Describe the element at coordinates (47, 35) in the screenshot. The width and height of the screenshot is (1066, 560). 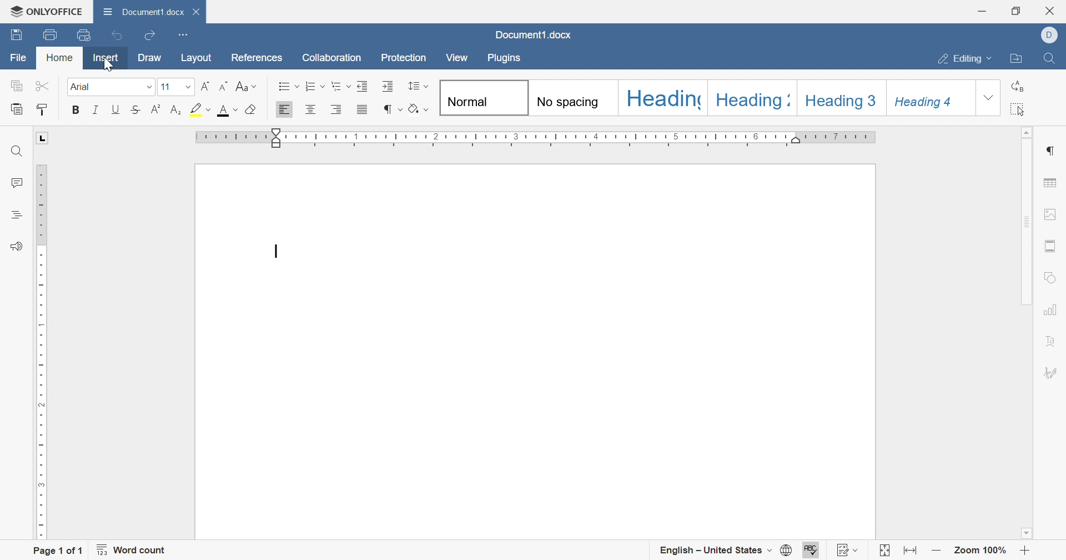
I see `Print file` at that location.